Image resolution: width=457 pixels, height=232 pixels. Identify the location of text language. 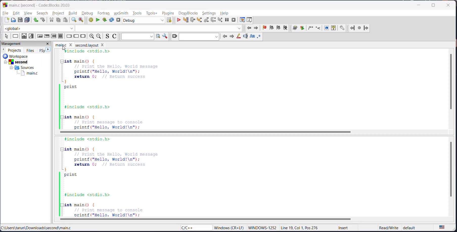
(444, 227).